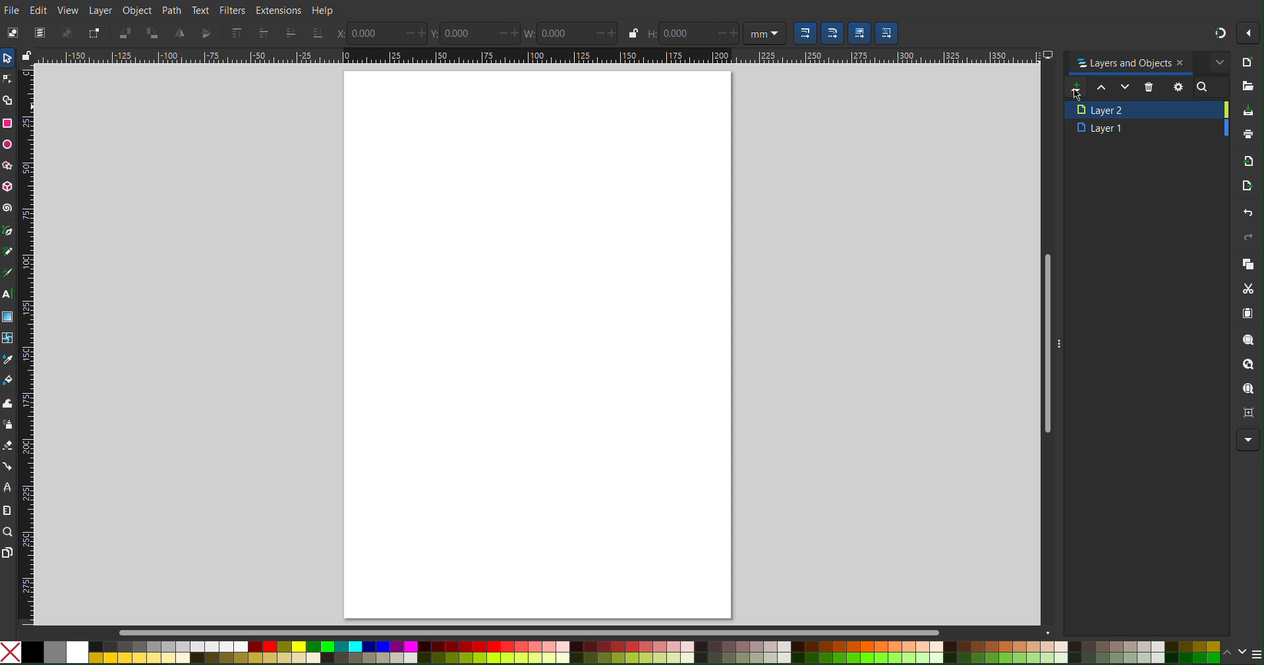 The width and height of the screenshot is (1264, 665). Describe the element at coordinates (1247, 188) in the screenshot. I see `Open Export` at that location.